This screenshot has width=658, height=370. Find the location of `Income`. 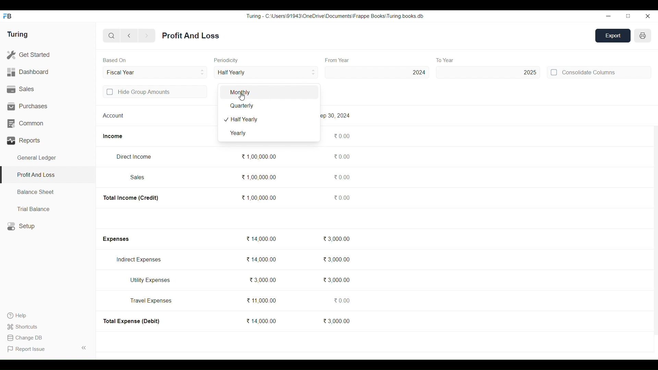

Income is located at coordinates (113, 136).